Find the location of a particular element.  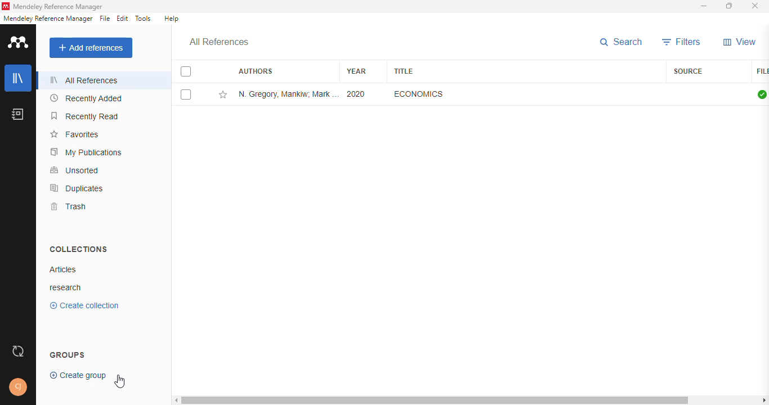

2020 is located at coordinates (356, 94).